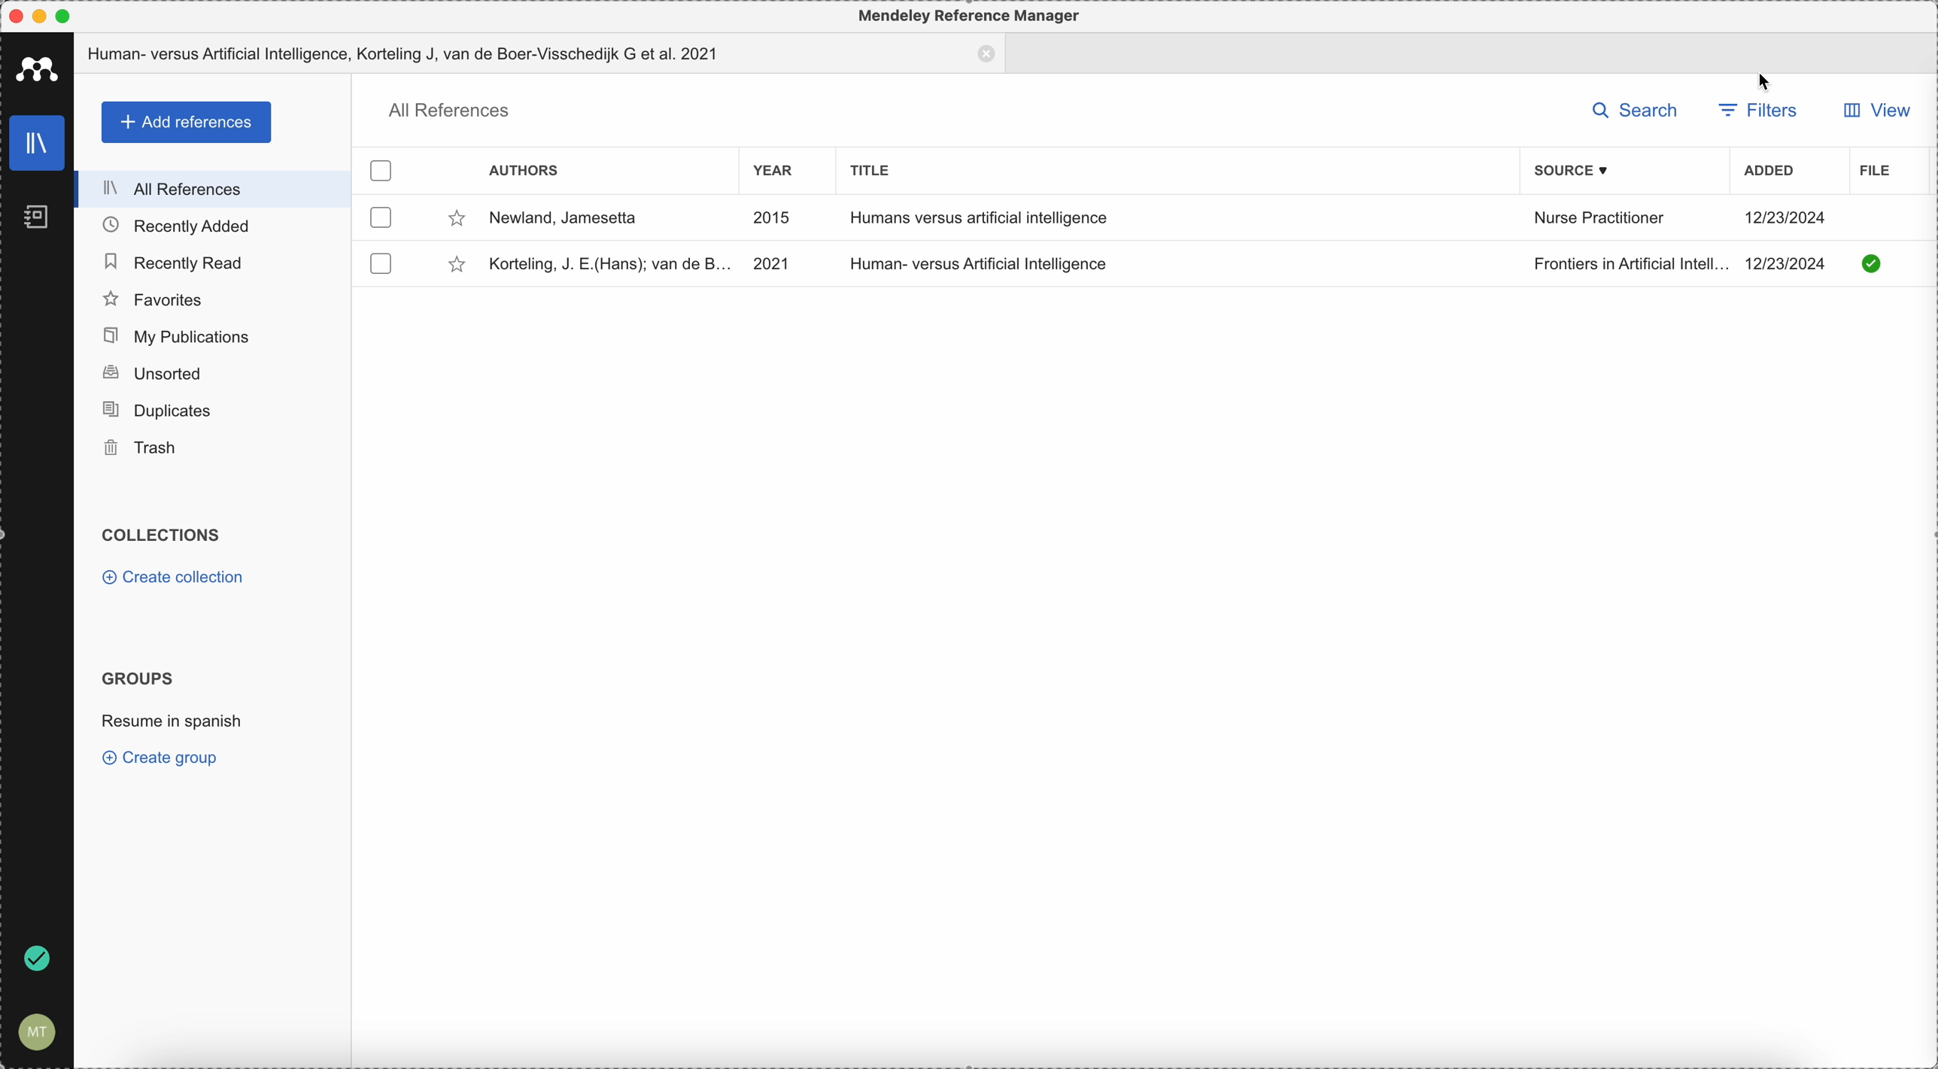 This screenshot has width=1938, height=1069. Describe the element at coordinates (1631, 263) in the screenshot. I see `Frontiers in Artificial Intelligence` at that location.